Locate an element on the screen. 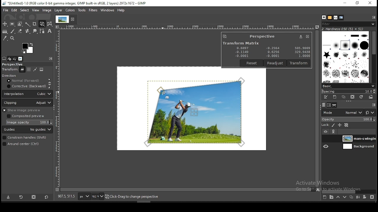 Image resolution: width=378 pixels, height=212 pixels. image is located at coordinates (69, 10).